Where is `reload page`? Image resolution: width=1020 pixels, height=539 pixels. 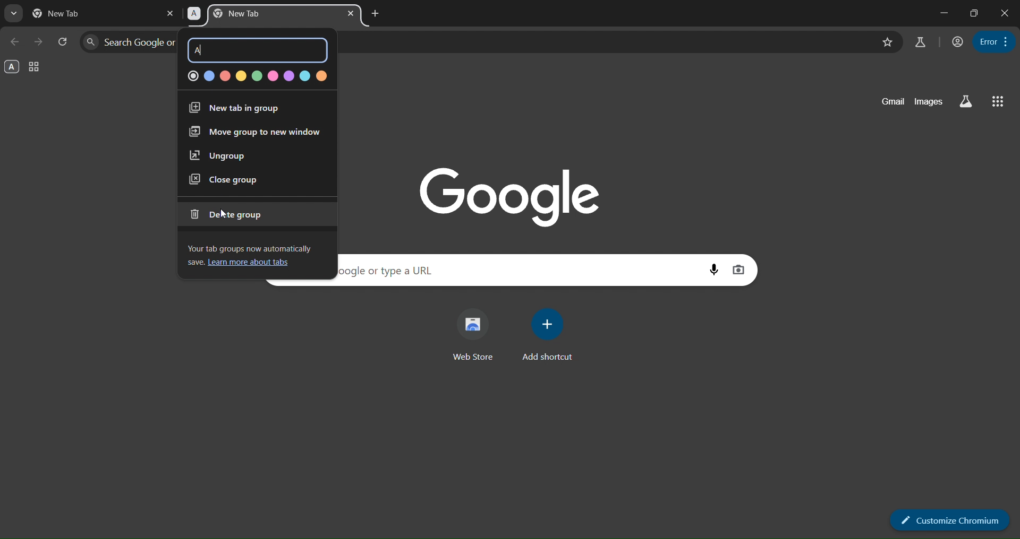
reload page is located at coordinates (63, 41).